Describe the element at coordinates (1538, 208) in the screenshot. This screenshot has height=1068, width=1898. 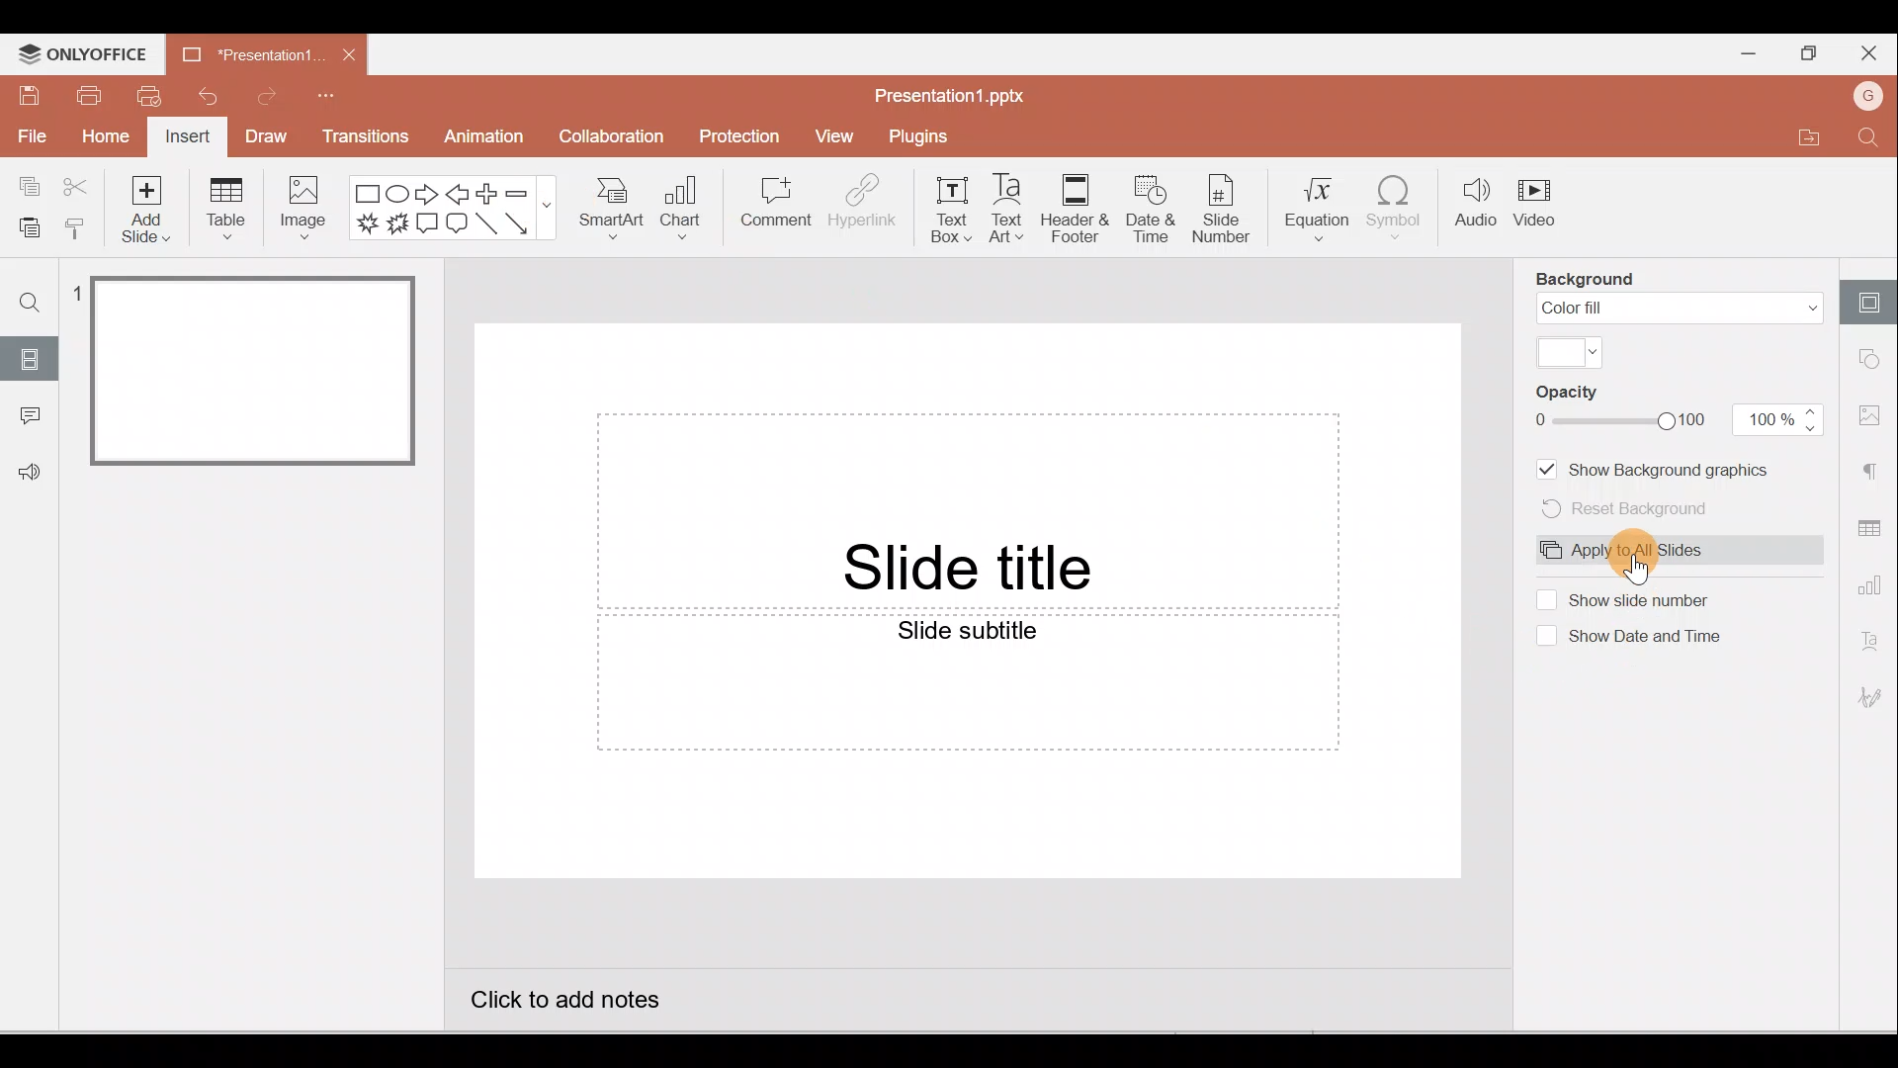
I see `video` at that location.